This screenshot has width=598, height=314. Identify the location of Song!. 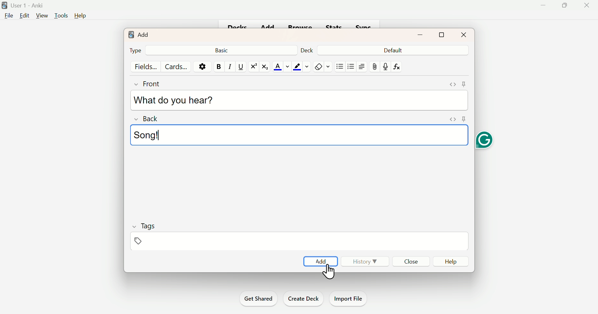
(150, 135).